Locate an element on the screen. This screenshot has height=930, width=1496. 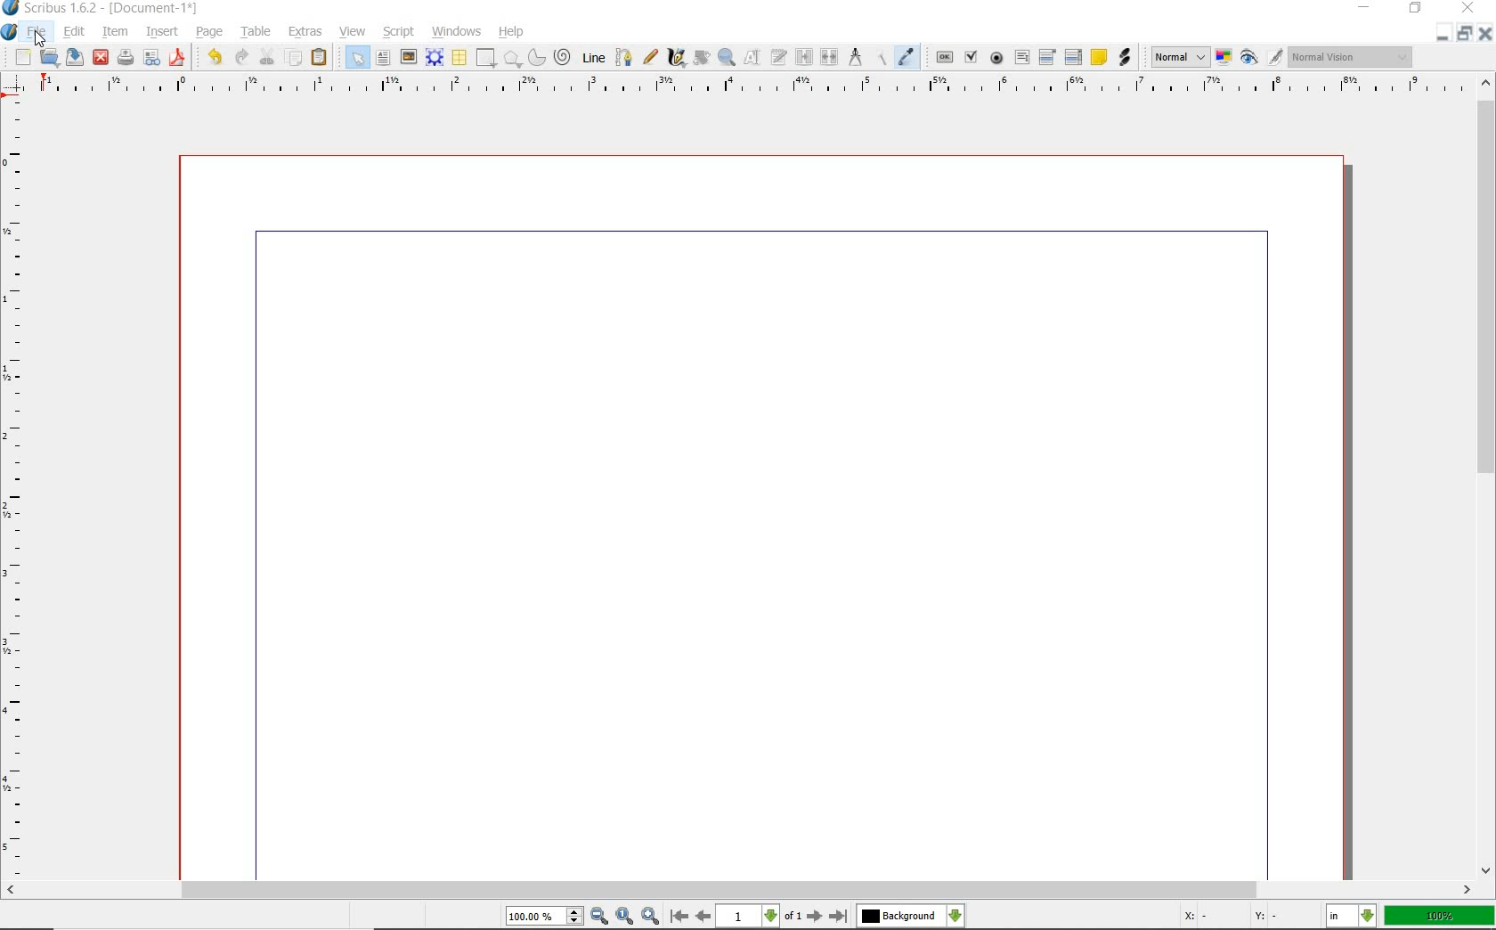
shape is located at coordinates (487, 58).